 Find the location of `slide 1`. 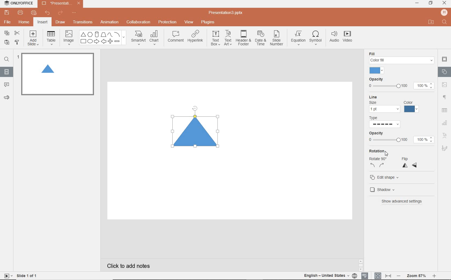

slide 1 is located at coordinates (56, 74).